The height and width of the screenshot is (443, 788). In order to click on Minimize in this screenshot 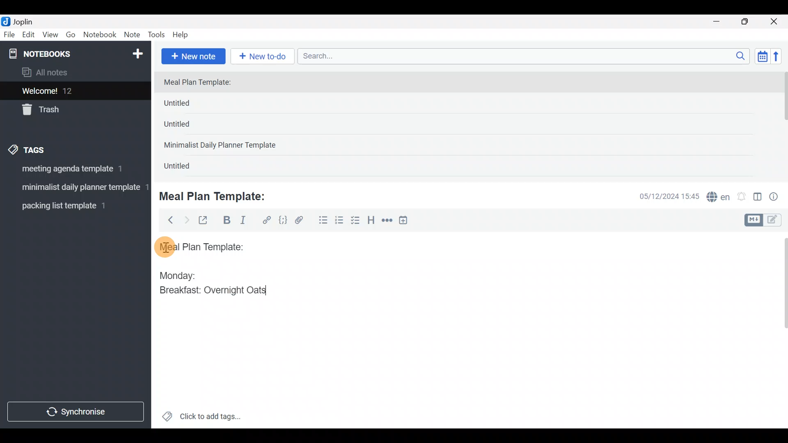, I will do `click(721, 21)`.